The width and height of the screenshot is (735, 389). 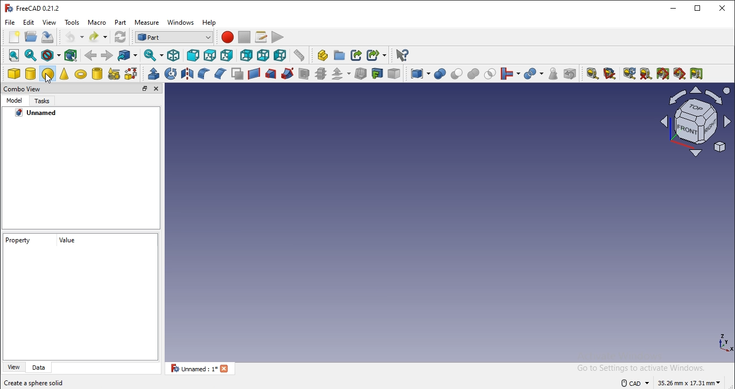 What do you see at coordinates (245, 55) in the screenshot?
I see `rear` at bounding box center [245, 55].